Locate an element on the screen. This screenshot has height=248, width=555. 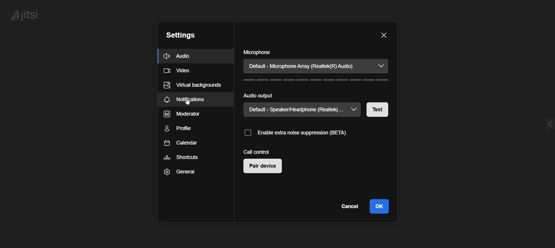
audio output is located at coordinates (260, 95).